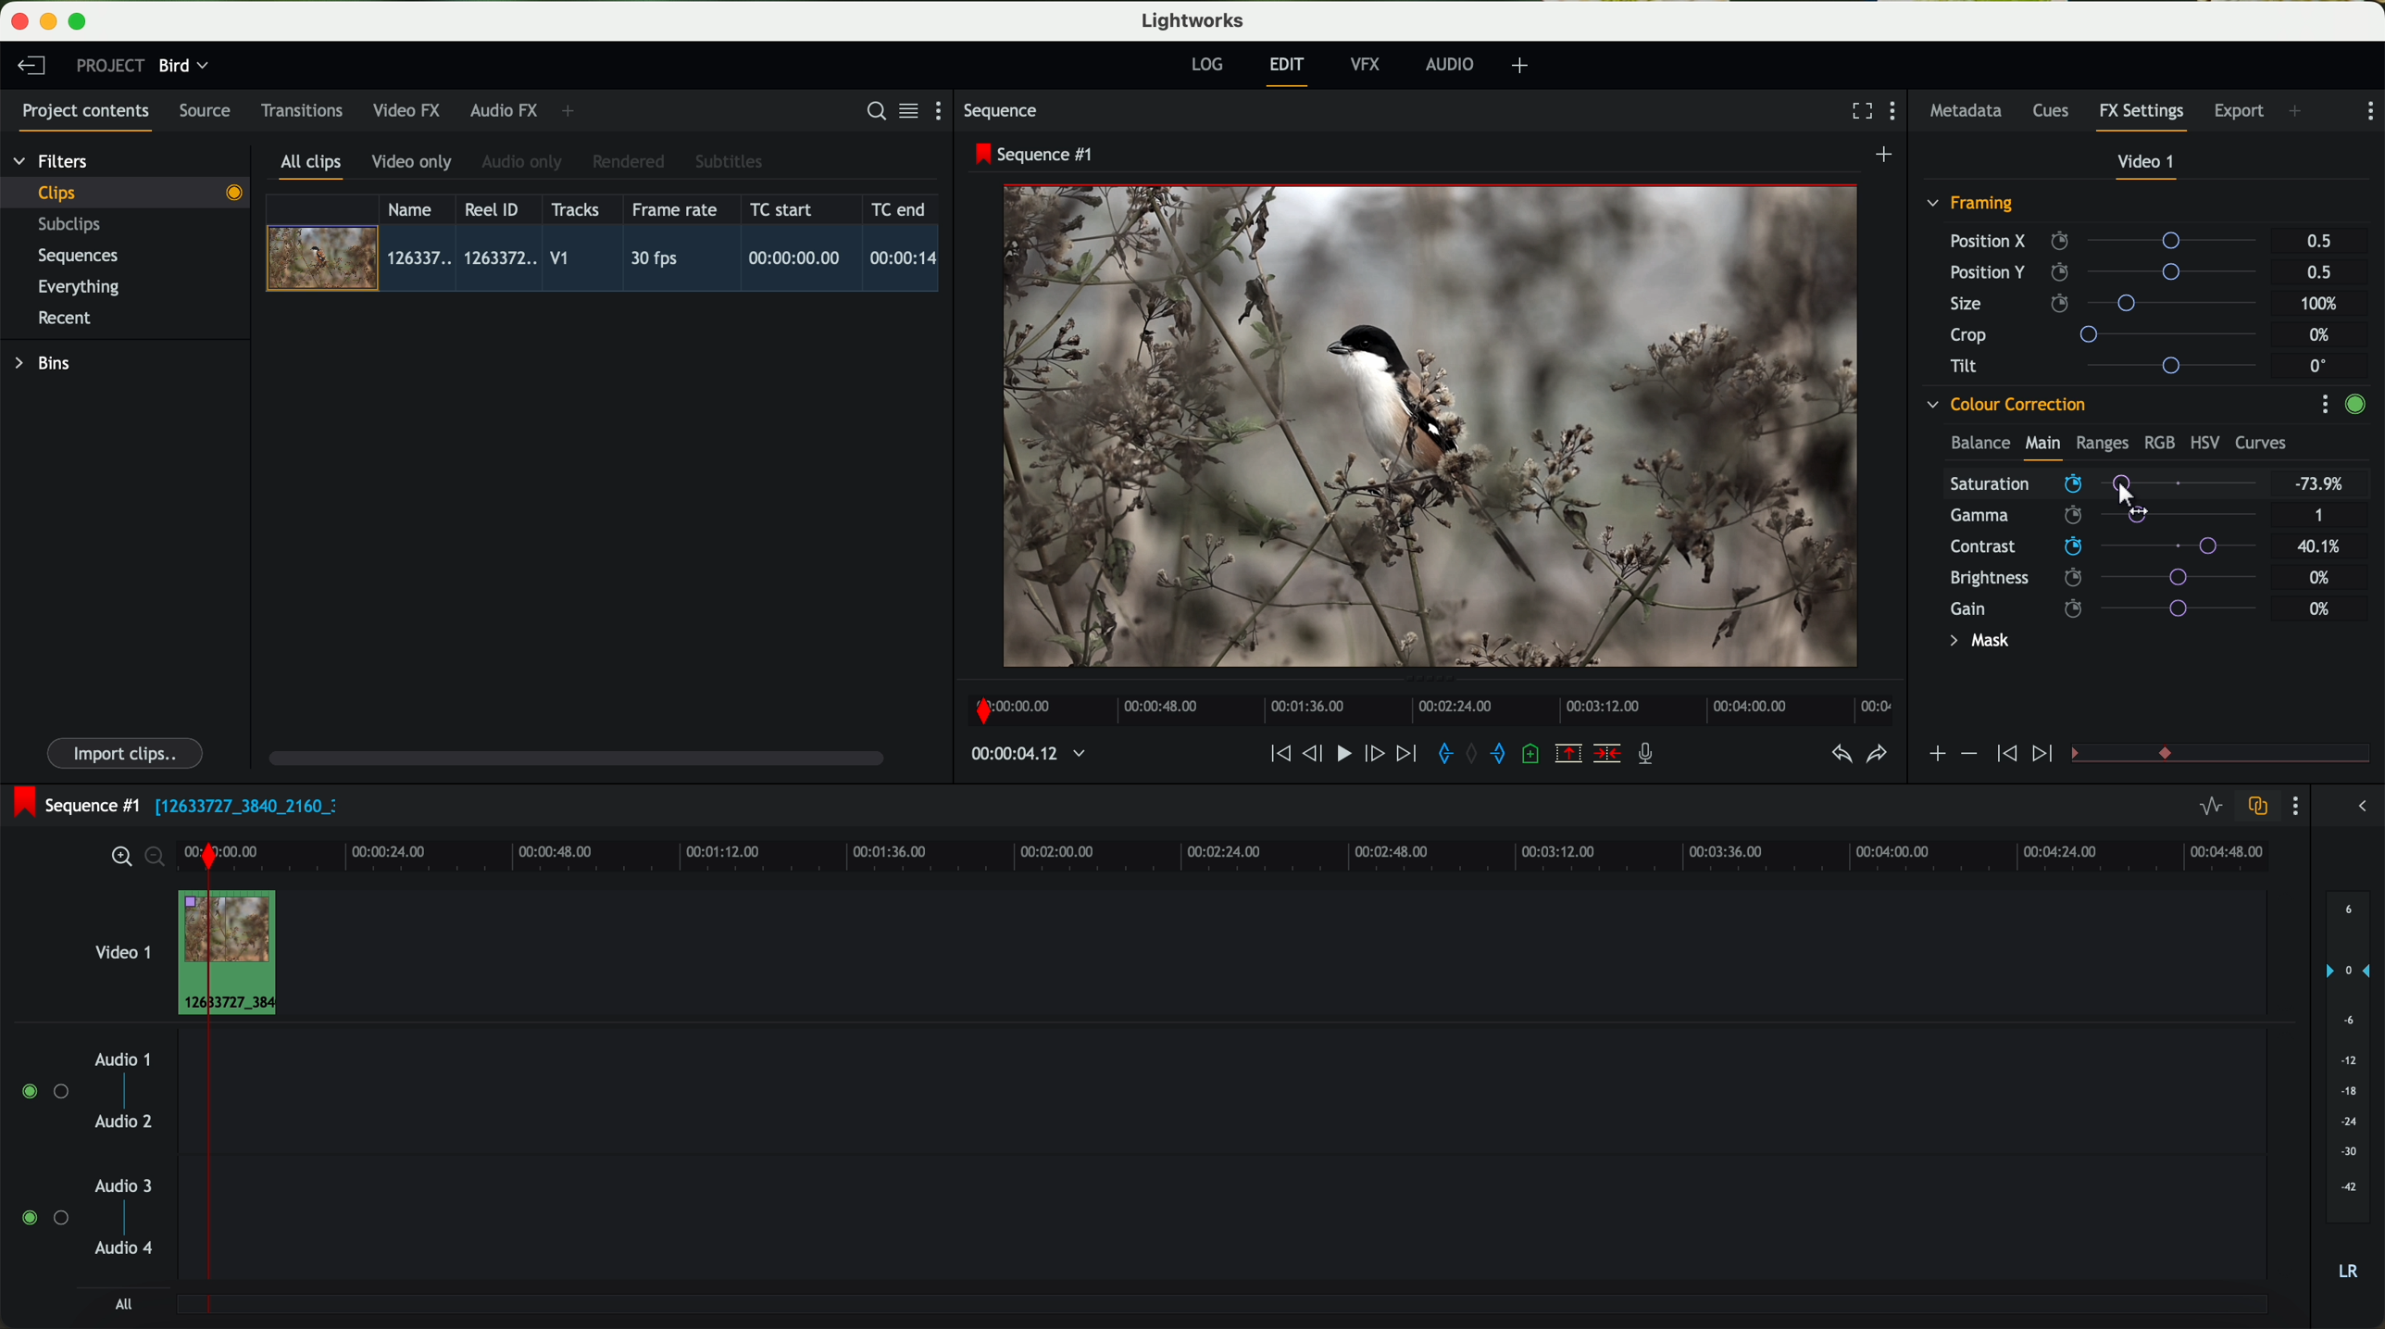  What do you see at coordinates (125, 1122) in the screenshot?
I see `audio 2` at bounding box center [125, 1122].